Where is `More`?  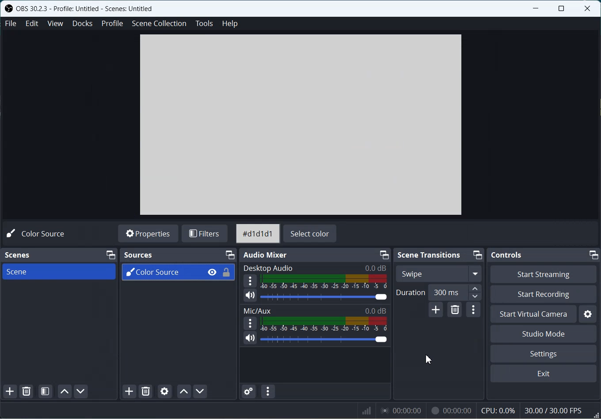
More is located at coordinates (249, 281).